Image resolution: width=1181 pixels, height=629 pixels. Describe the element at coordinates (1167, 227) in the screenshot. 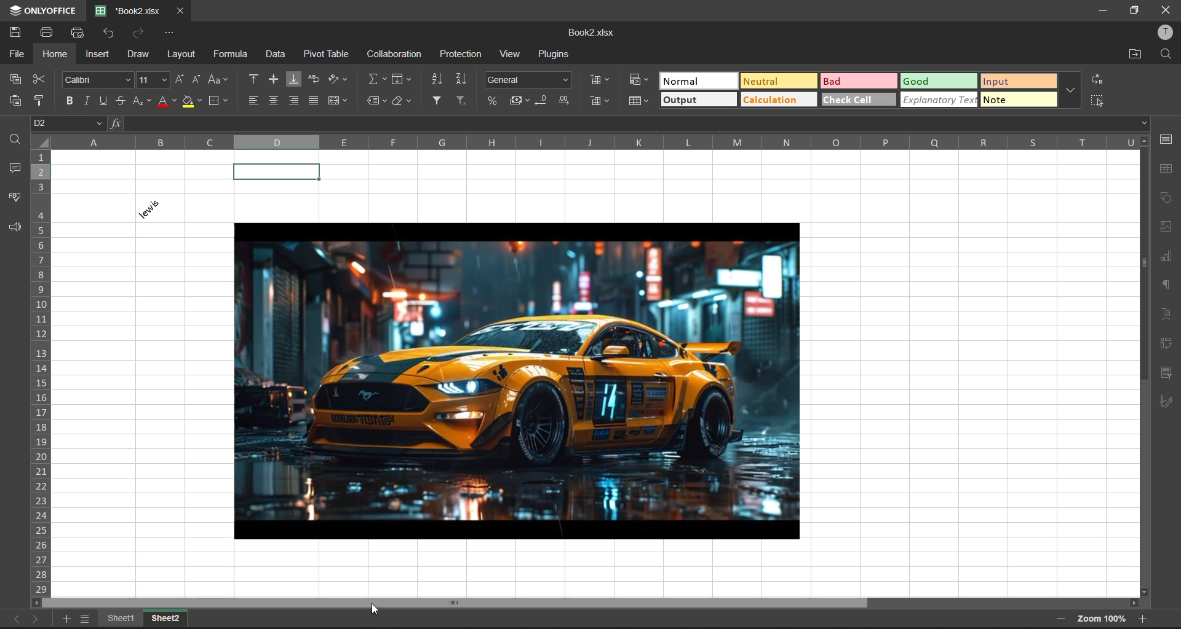

I see `images` at that location.